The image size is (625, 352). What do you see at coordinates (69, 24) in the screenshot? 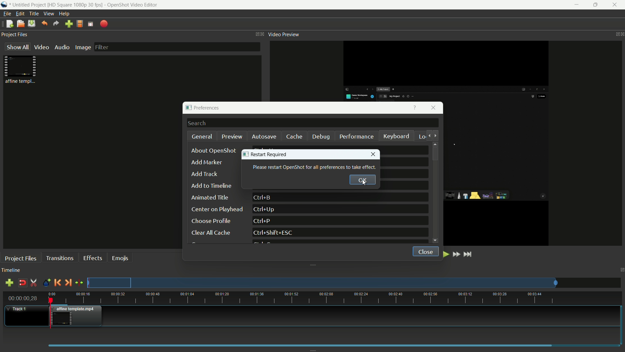
I see `import file` at bounding box center [69, 24].